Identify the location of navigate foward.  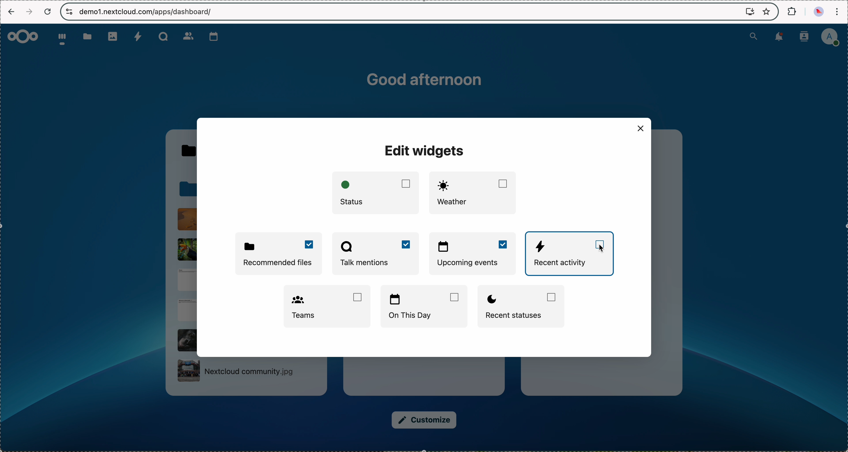
(31, 11).